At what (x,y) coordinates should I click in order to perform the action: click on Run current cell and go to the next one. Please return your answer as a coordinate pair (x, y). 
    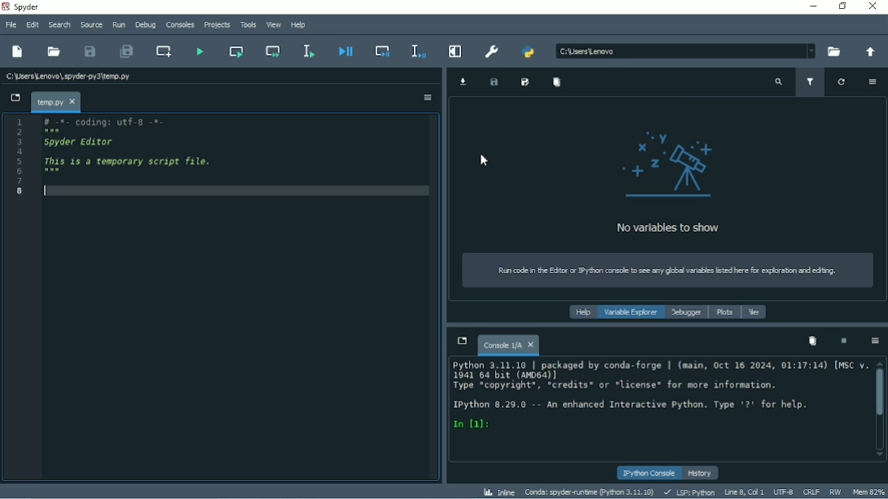
    Looking at the image, I should click on (273, 50).